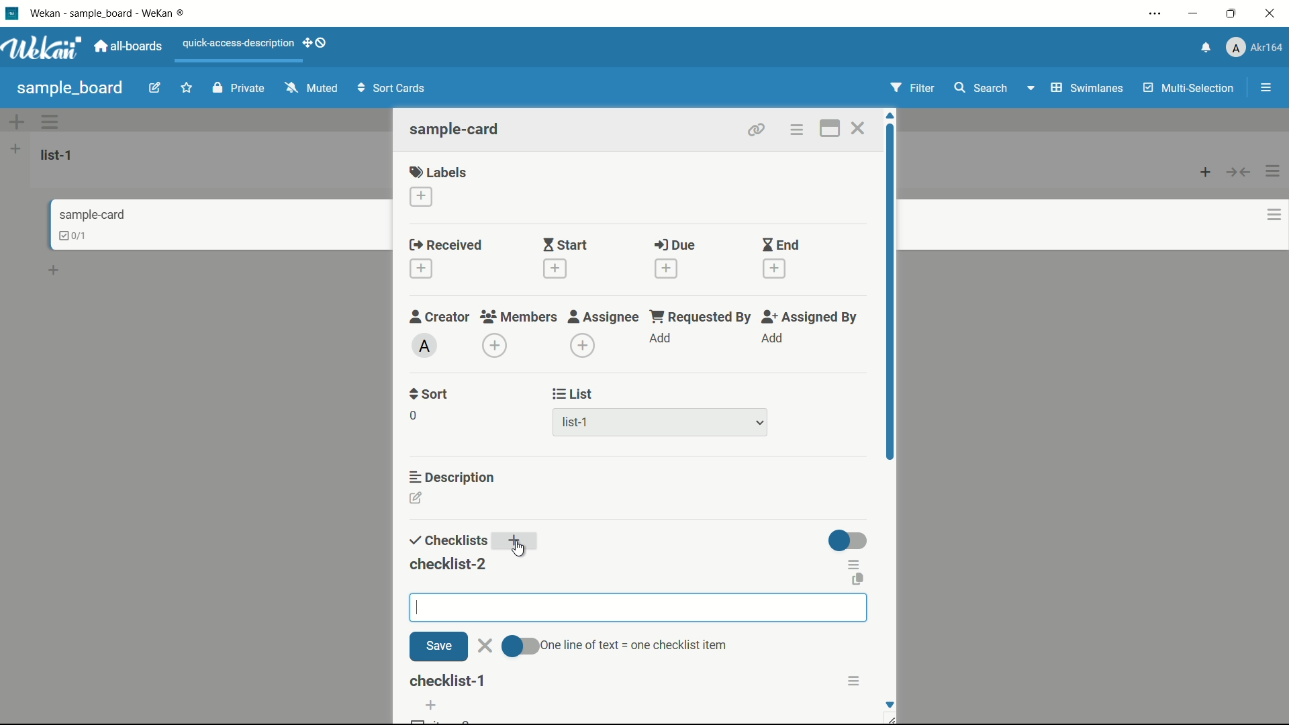  Describe the element at coordinates (448, 564) in the screenshot. I see `checklist-2 added` at that location.